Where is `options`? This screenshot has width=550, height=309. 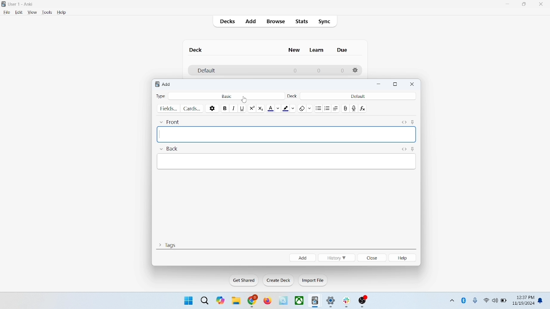 options is located at coordinates (213, 109).